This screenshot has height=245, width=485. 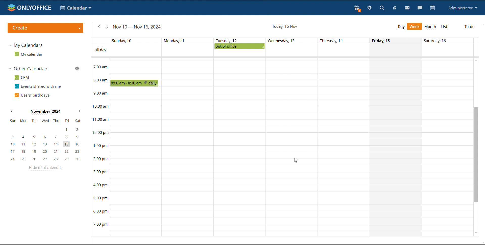 I want to click on next month, so click(x=80, y=111).